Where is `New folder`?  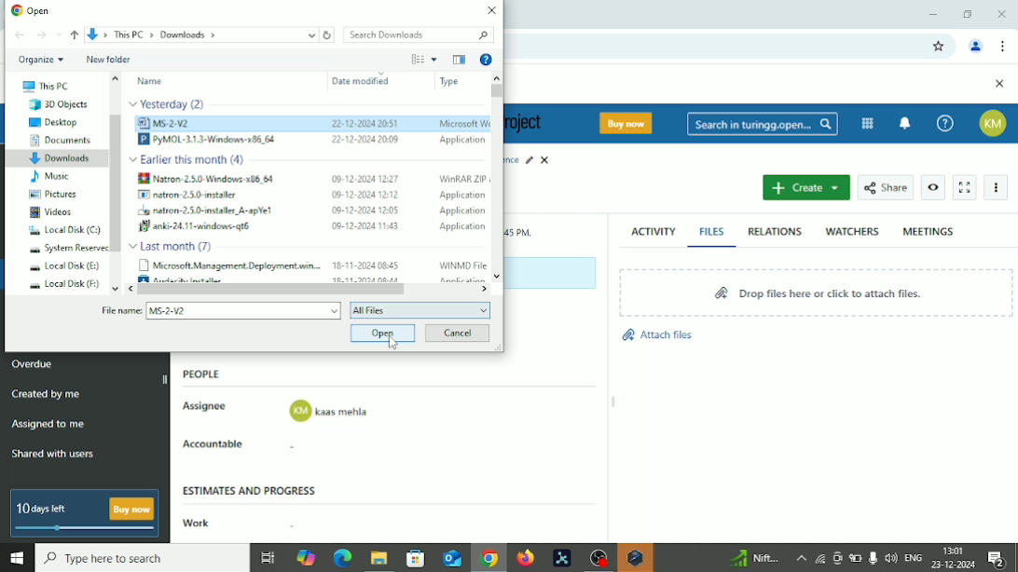
New folder is located at coordinates (108, 60).